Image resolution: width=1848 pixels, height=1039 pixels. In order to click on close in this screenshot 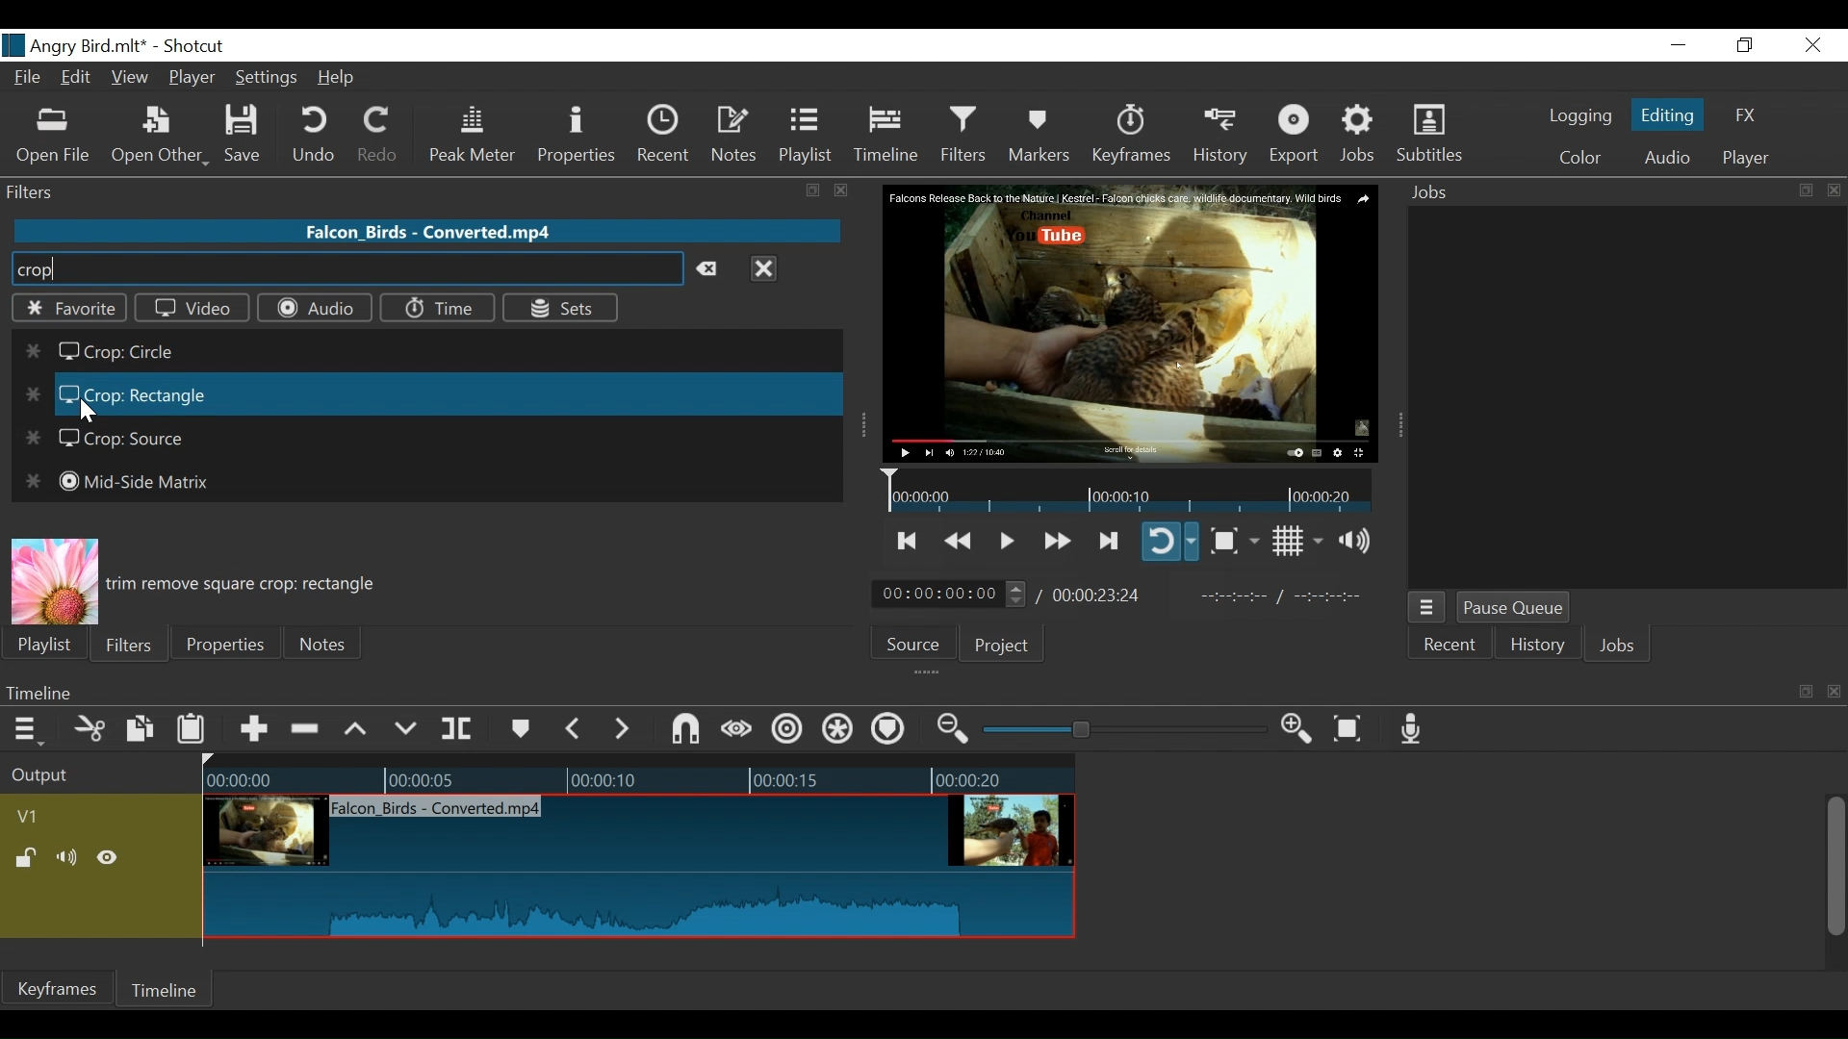, I will do `click(1835, 190)`.